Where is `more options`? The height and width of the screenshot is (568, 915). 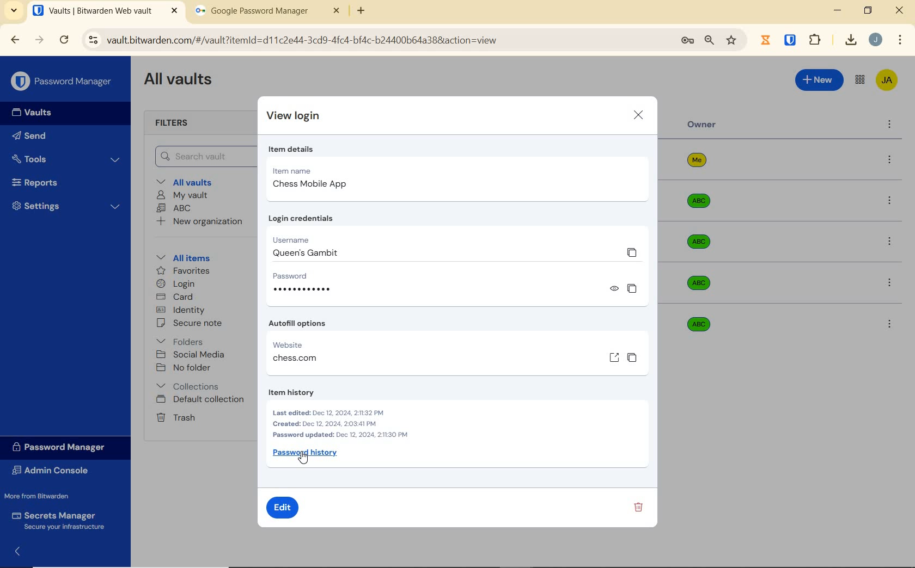 more options is located at coordinates (890, 122).